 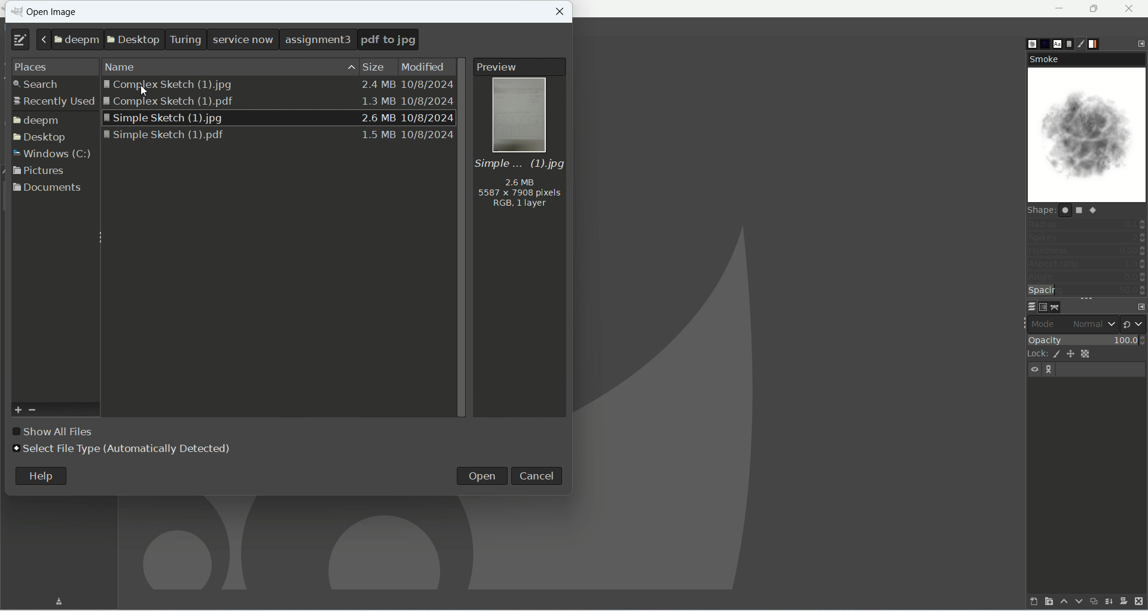 I want to click on smoke, so click(x=1086, y=59).